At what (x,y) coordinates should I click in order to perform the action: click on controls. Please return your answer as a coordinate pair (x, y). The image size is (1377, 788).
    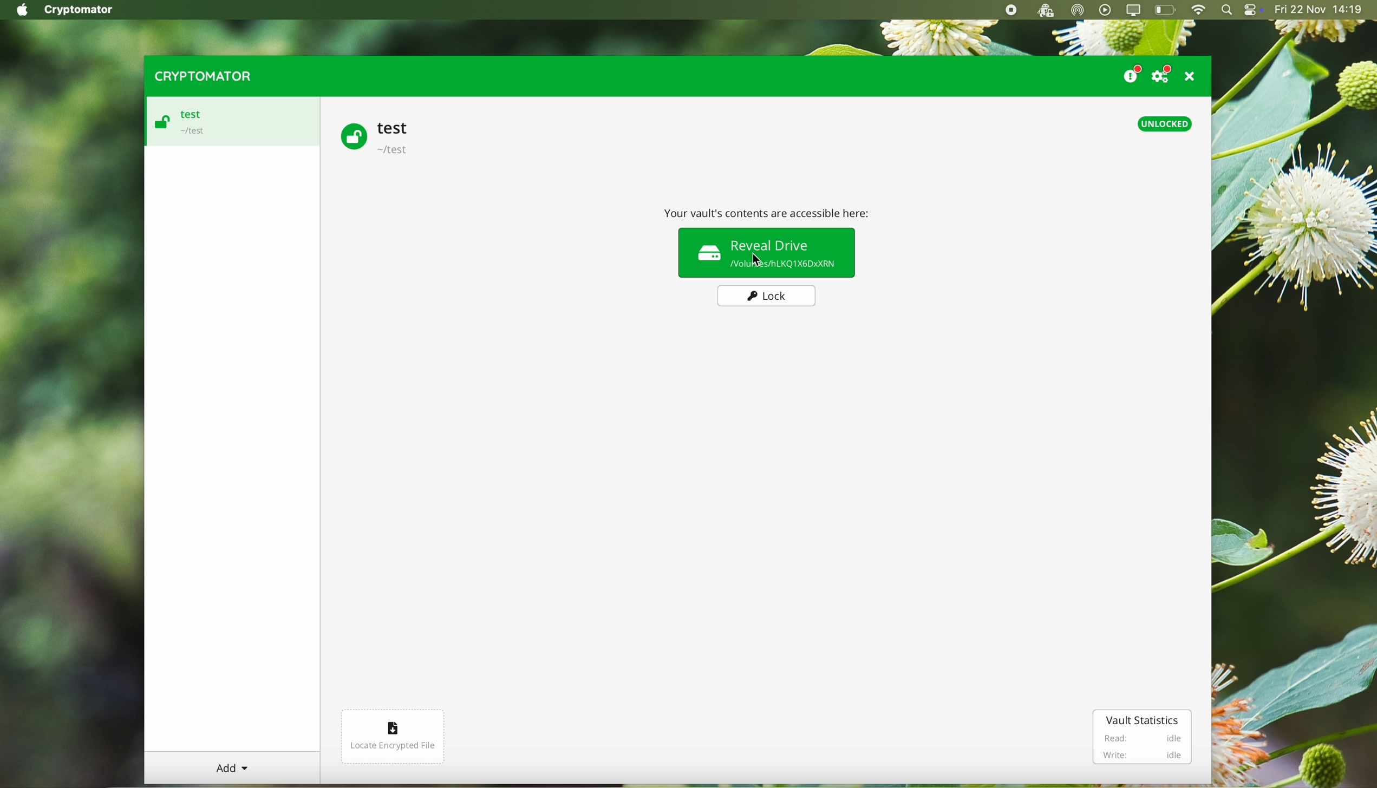
    Looking at the image, I should click on (1253, 11).